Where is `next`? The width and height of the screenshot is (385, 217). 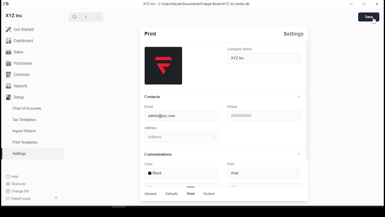 next is located at coordinates (97, 17).